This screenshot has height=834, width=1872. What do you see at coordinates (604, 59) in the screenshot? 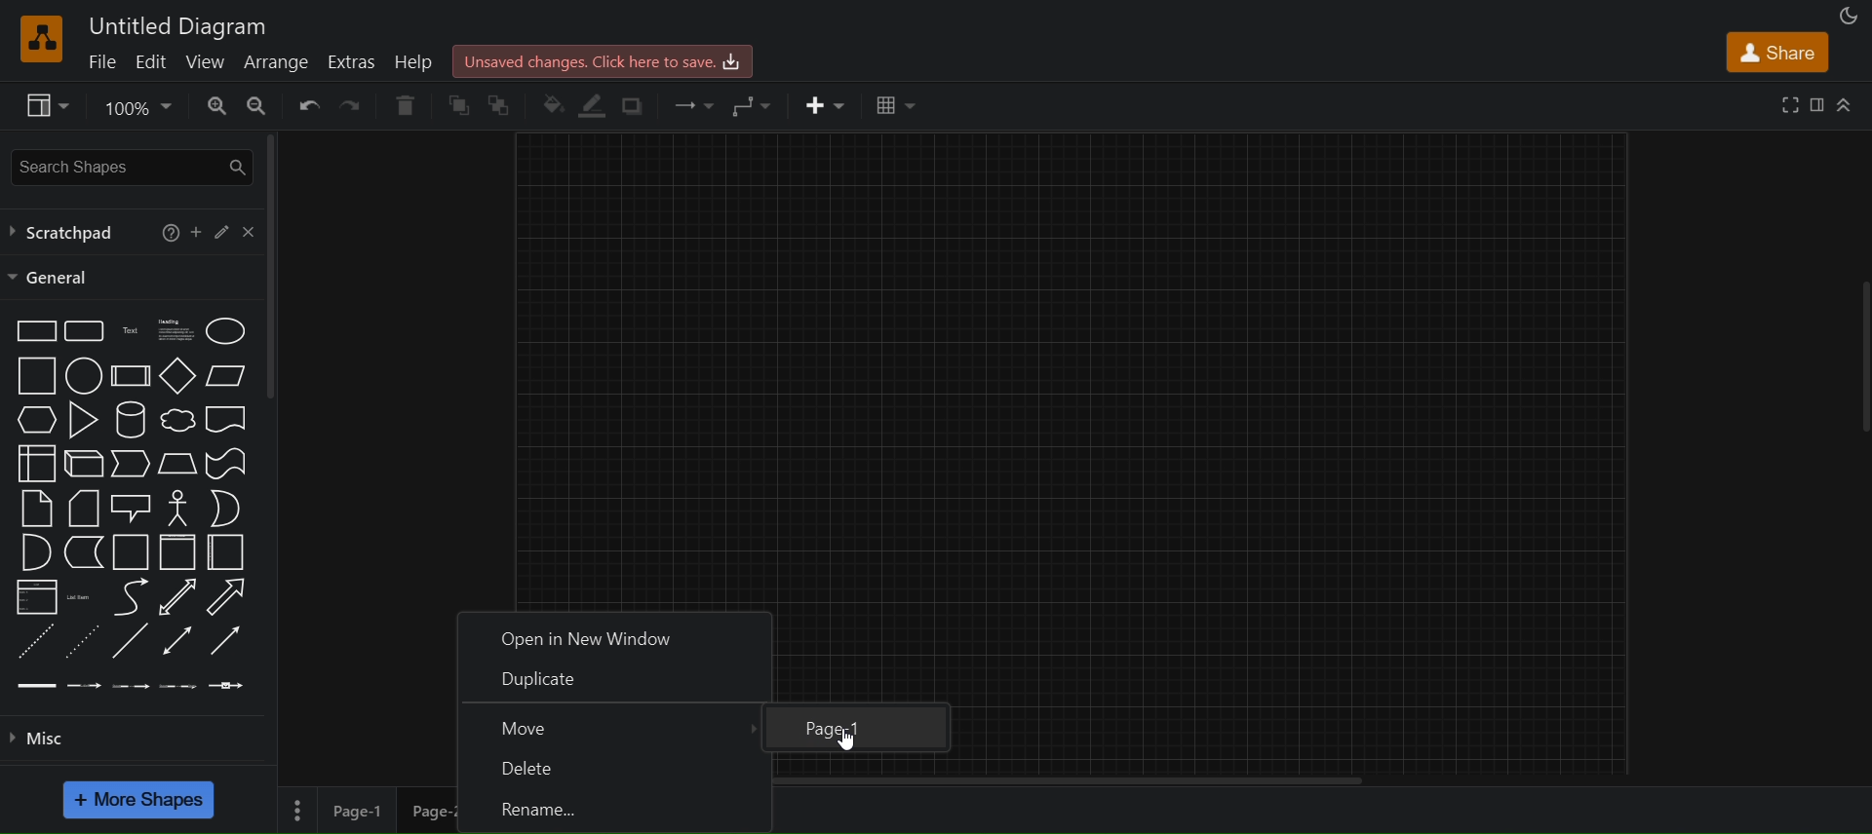
I see `click here to save` at bounding box center [604, 59].